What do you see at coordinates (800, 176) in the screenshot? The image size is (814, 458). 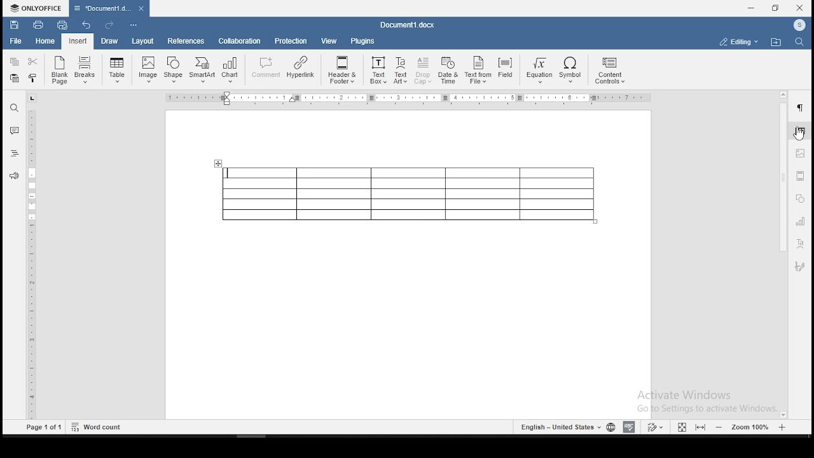 I see `headers & footers` at bounding box center [800, 176].